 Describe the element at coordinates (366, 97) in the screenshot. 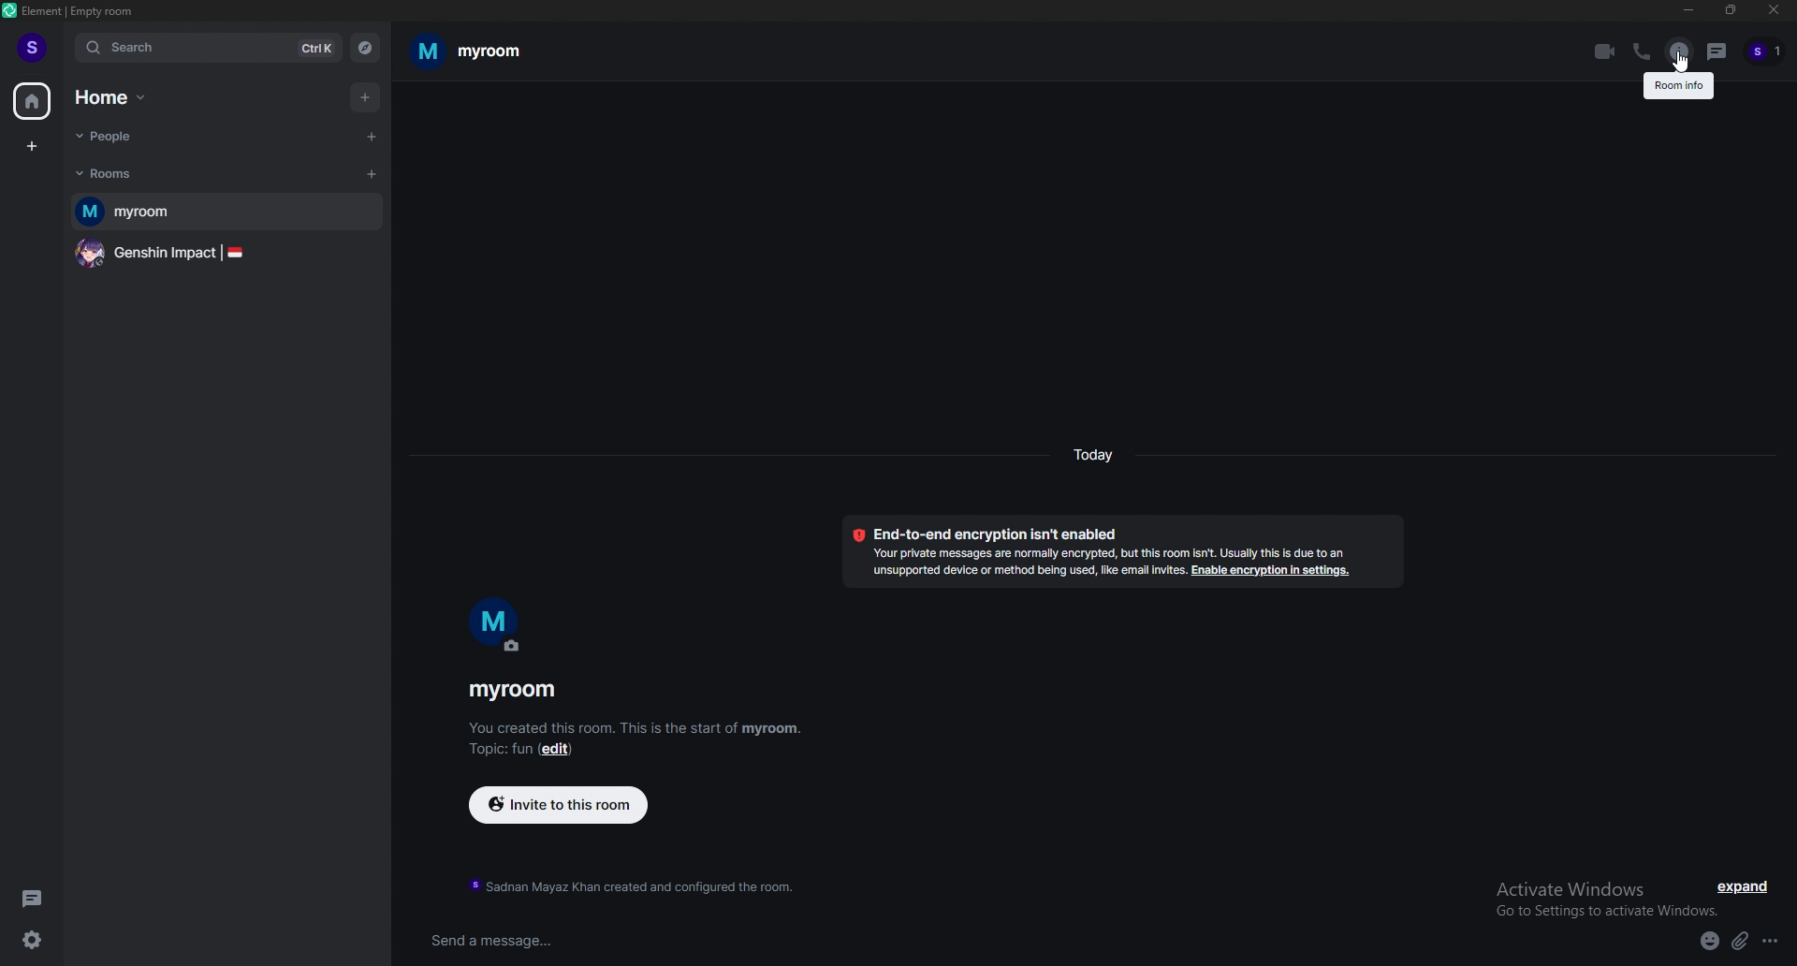

I see `add` at that location.